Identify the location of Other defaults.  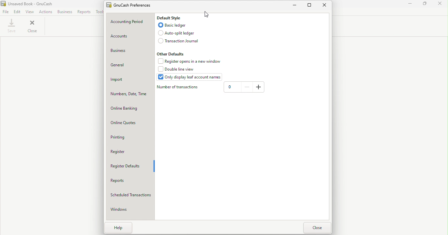
(172, 54).